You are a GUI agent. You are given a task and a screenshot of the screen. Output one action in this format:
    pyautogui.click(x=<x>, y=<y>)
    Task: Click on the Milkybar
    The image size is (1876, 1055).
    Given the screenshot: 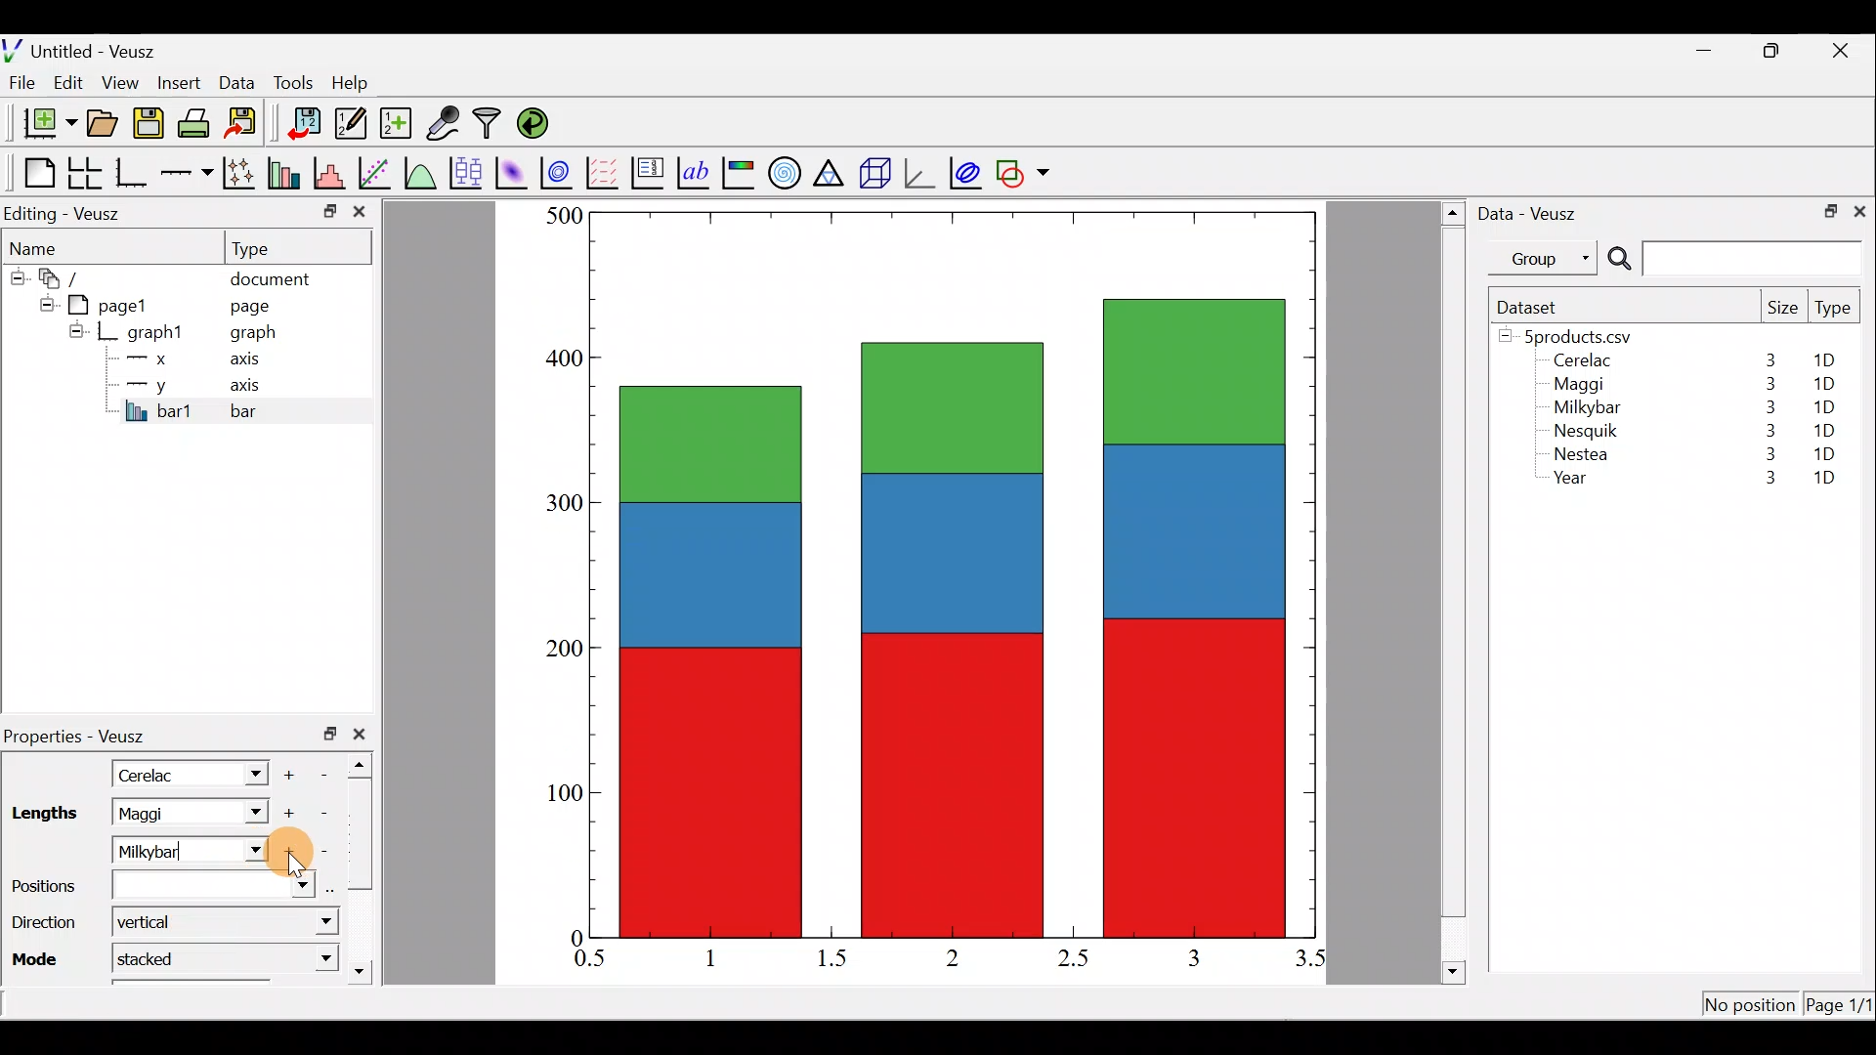 What is the action you would take?
    pyautogui.click(x=1582, y=409)
    